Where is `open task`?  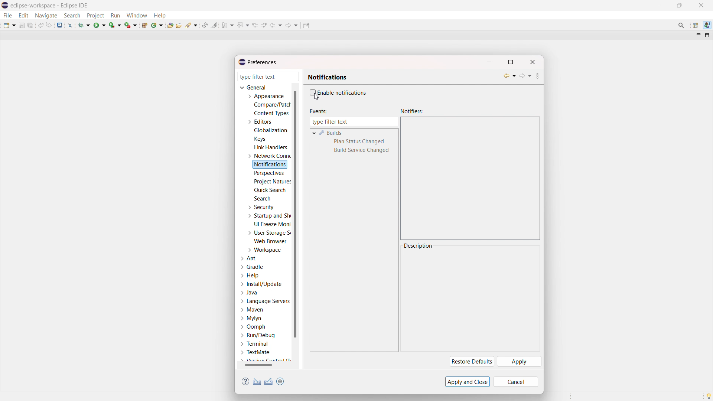
open task is located at coordinates (180, 25).